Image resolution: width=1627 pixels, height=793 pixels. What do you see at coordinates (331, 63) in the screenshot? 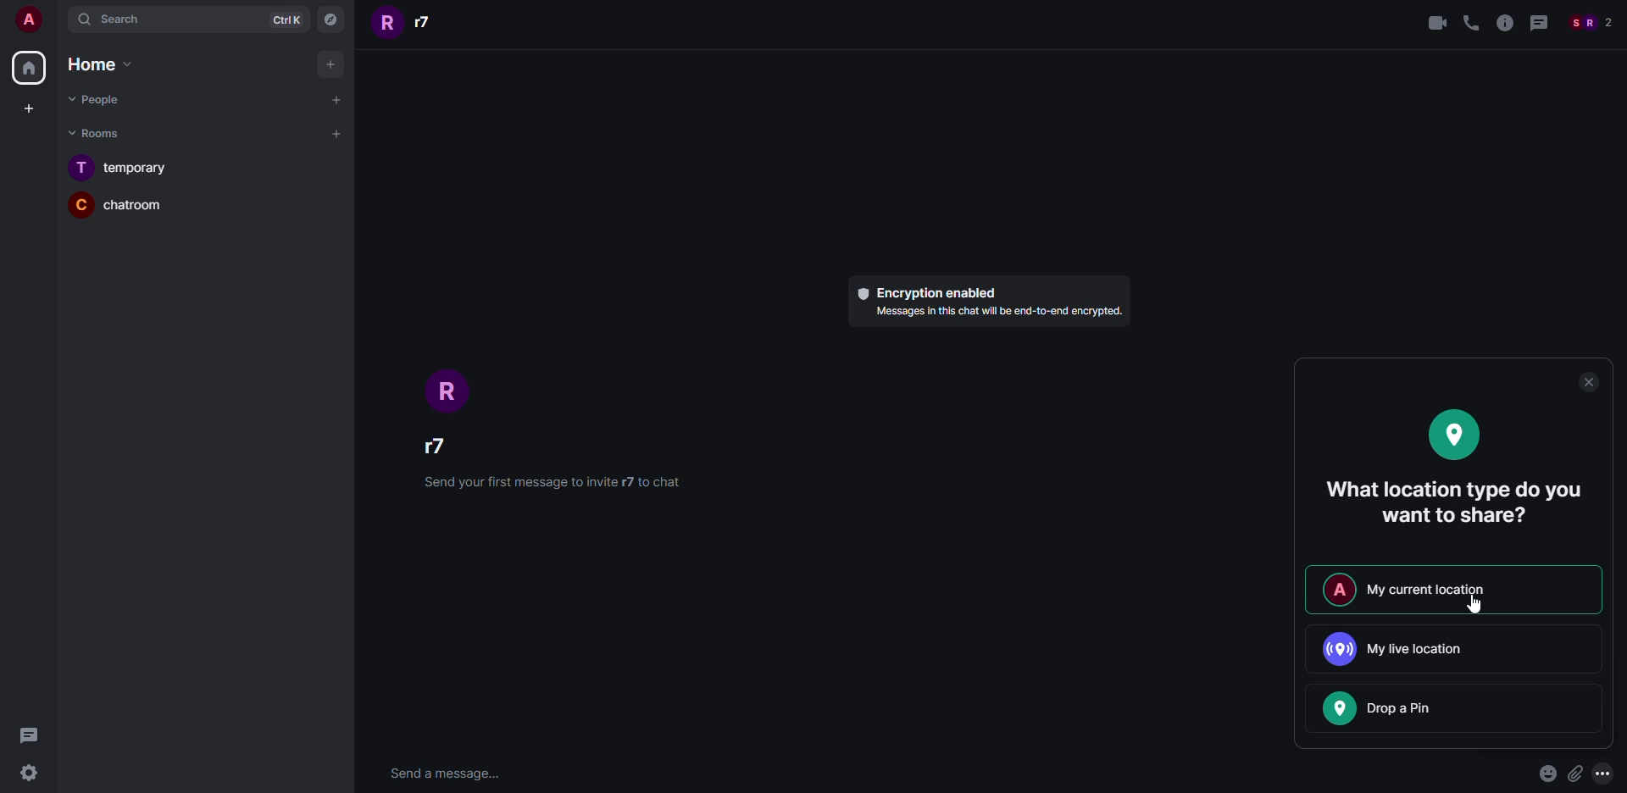
I see `Add` at bounding box center [331, 63].